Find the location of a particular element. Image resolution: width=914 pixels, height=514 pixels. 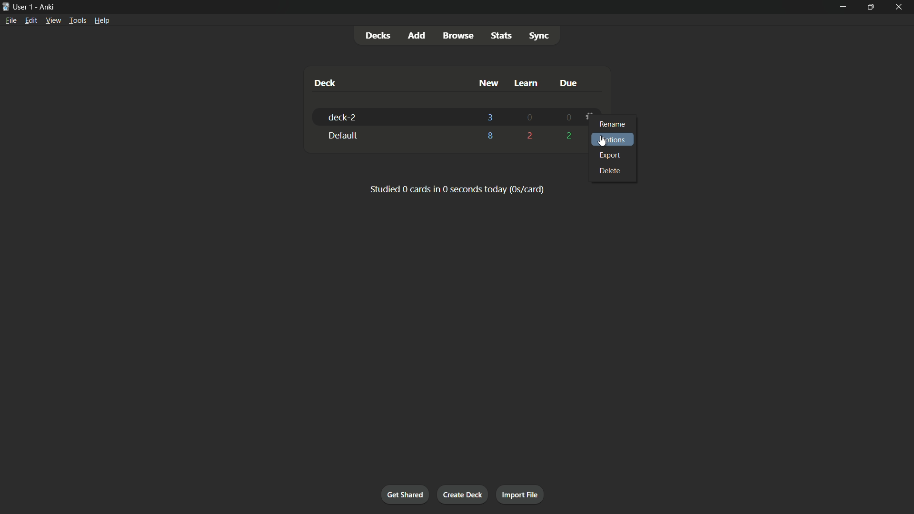

deck-2 is located at coordinates (342, 117).